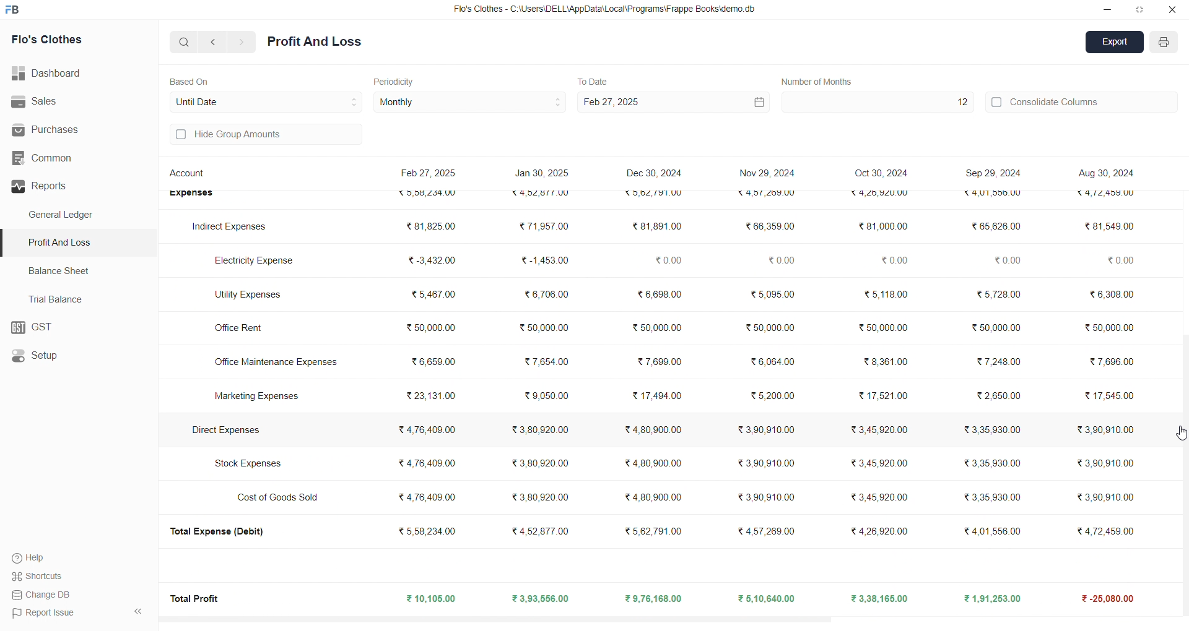 This screenshot has width=1189, height=631. I want to click on ₹3,93,566.00, so click(539, 599).